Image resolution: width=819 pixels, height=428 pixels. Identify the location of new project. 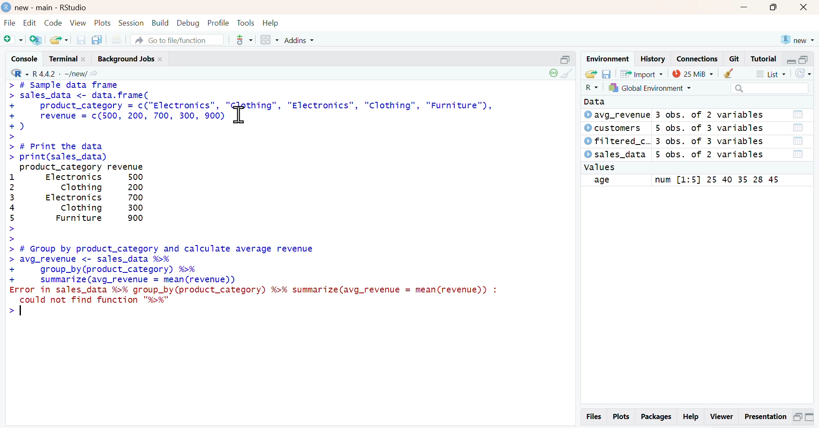
(797, 40).